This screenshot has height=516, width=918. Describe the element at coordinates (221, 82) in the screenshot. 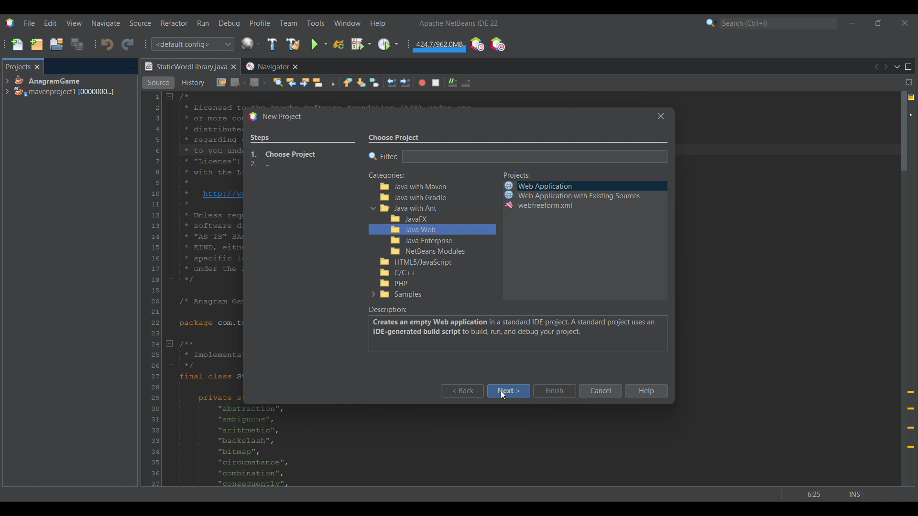

I see `Last edit` at that location.